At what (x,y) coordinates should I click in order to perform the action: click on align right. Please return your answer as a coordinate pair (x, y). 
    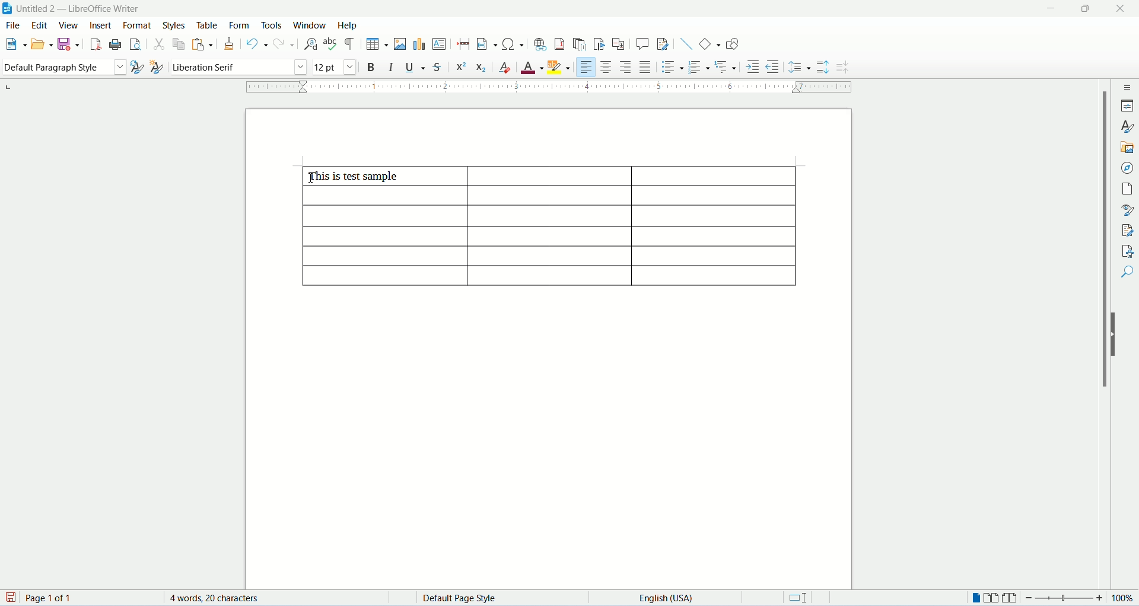
    Looking at the image, I should click on (628, 66).